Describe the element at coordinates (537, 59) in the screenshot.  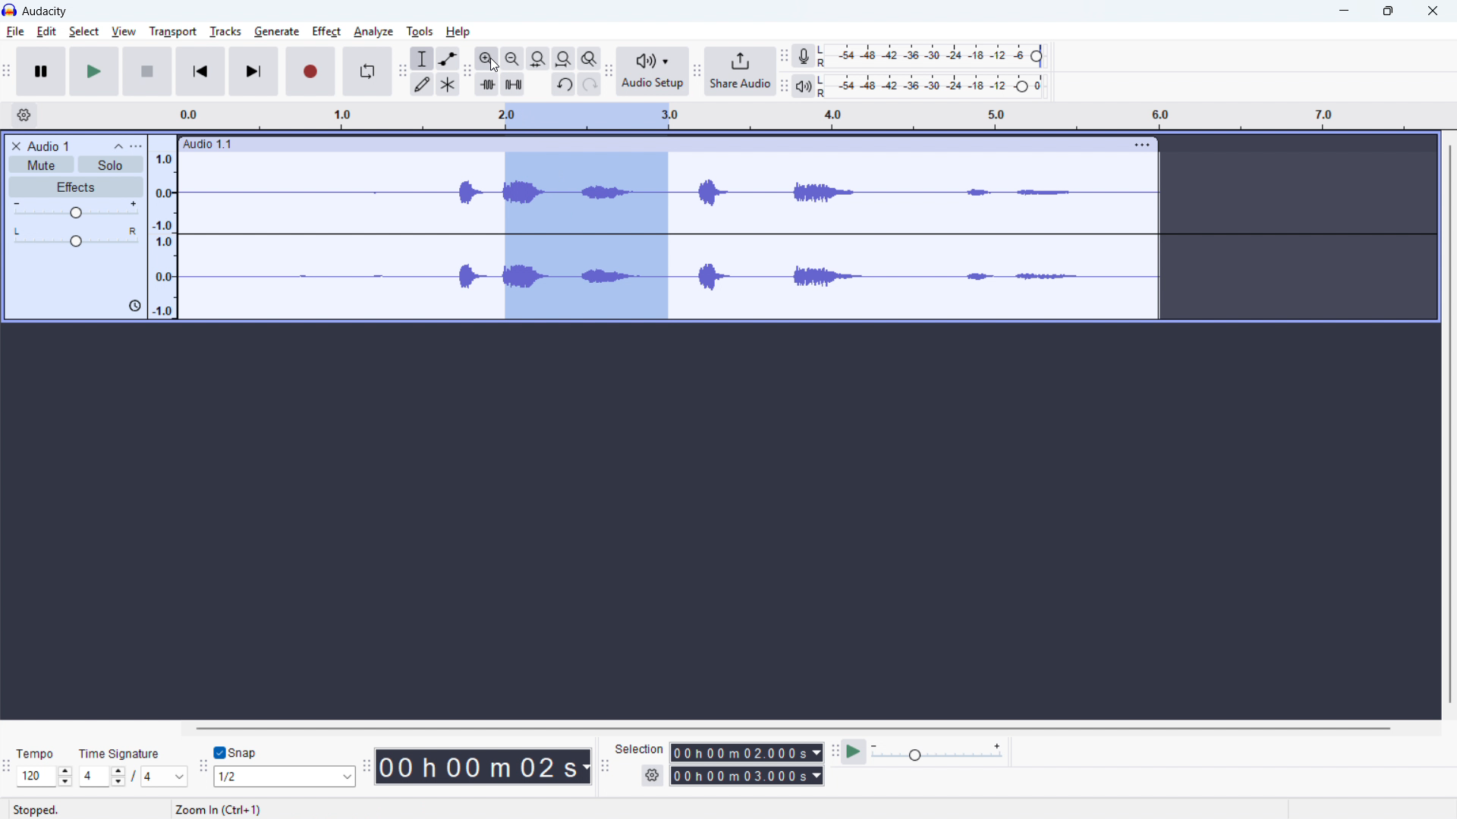
I see `Fit selection to width` at that location.